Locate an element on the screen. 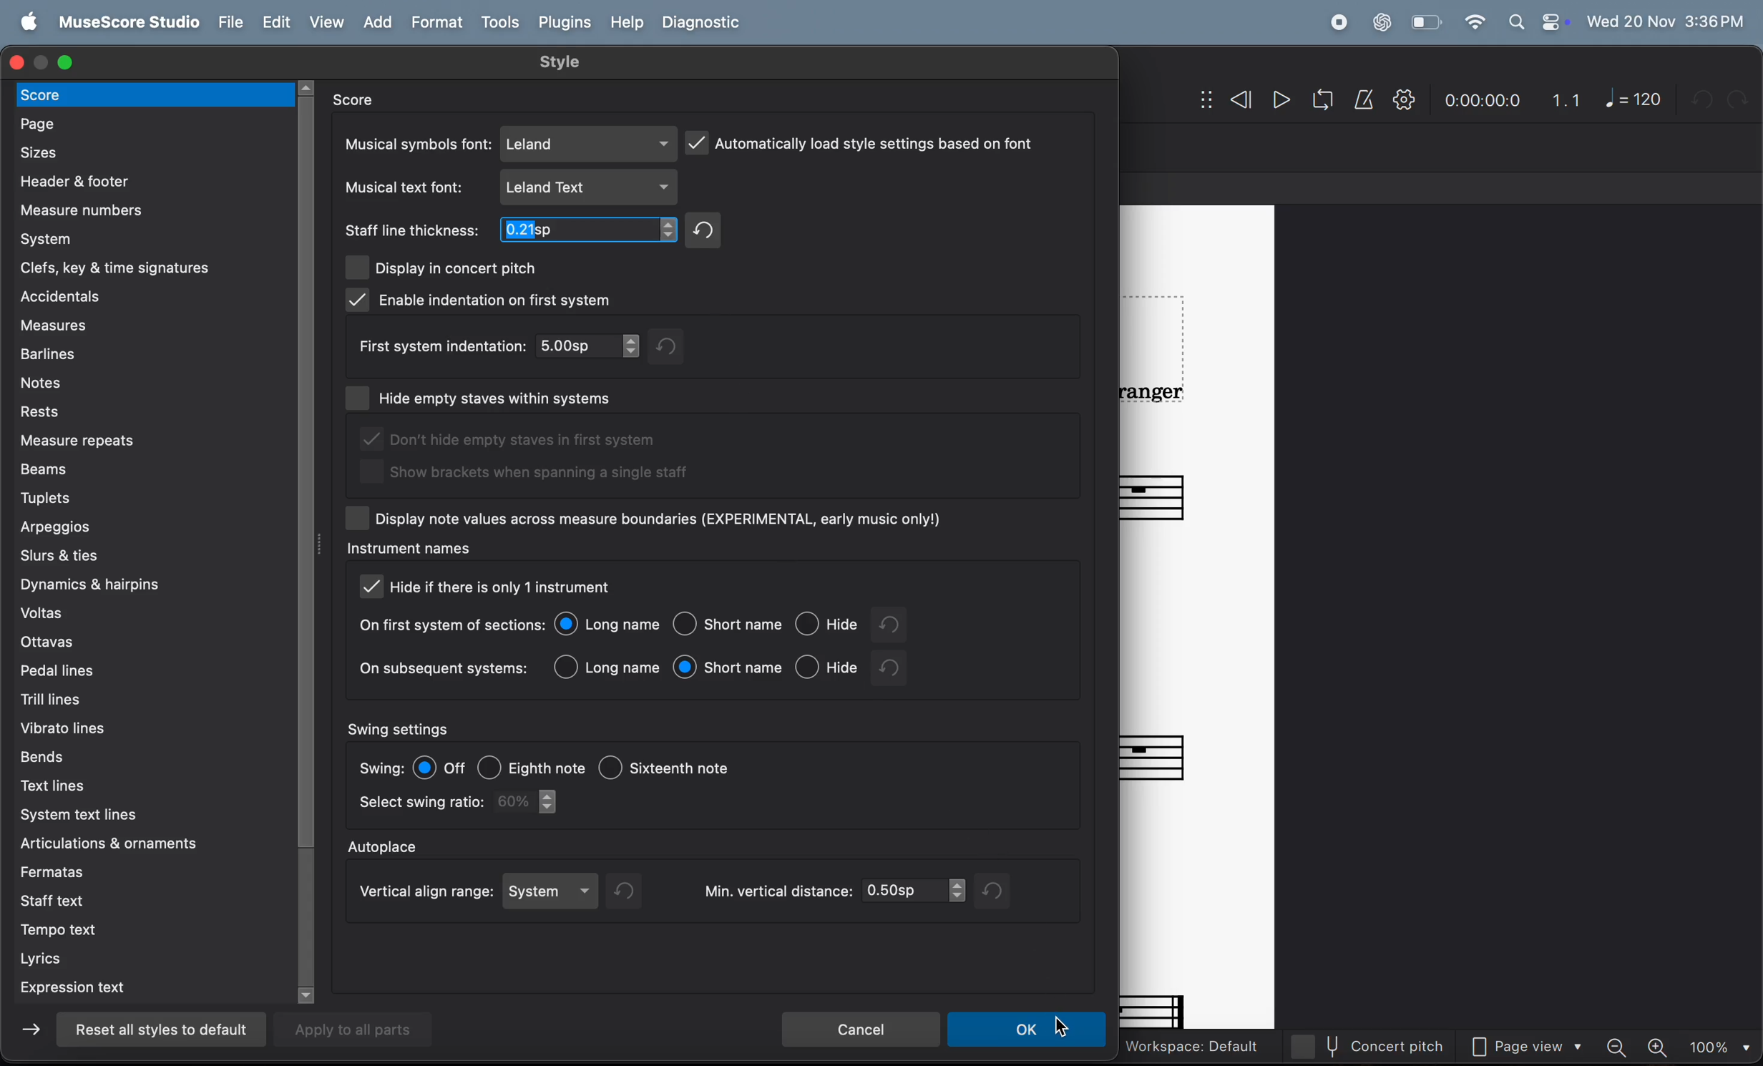 The image size is (1763, 1066). tools is located at coordinates (499, 24).